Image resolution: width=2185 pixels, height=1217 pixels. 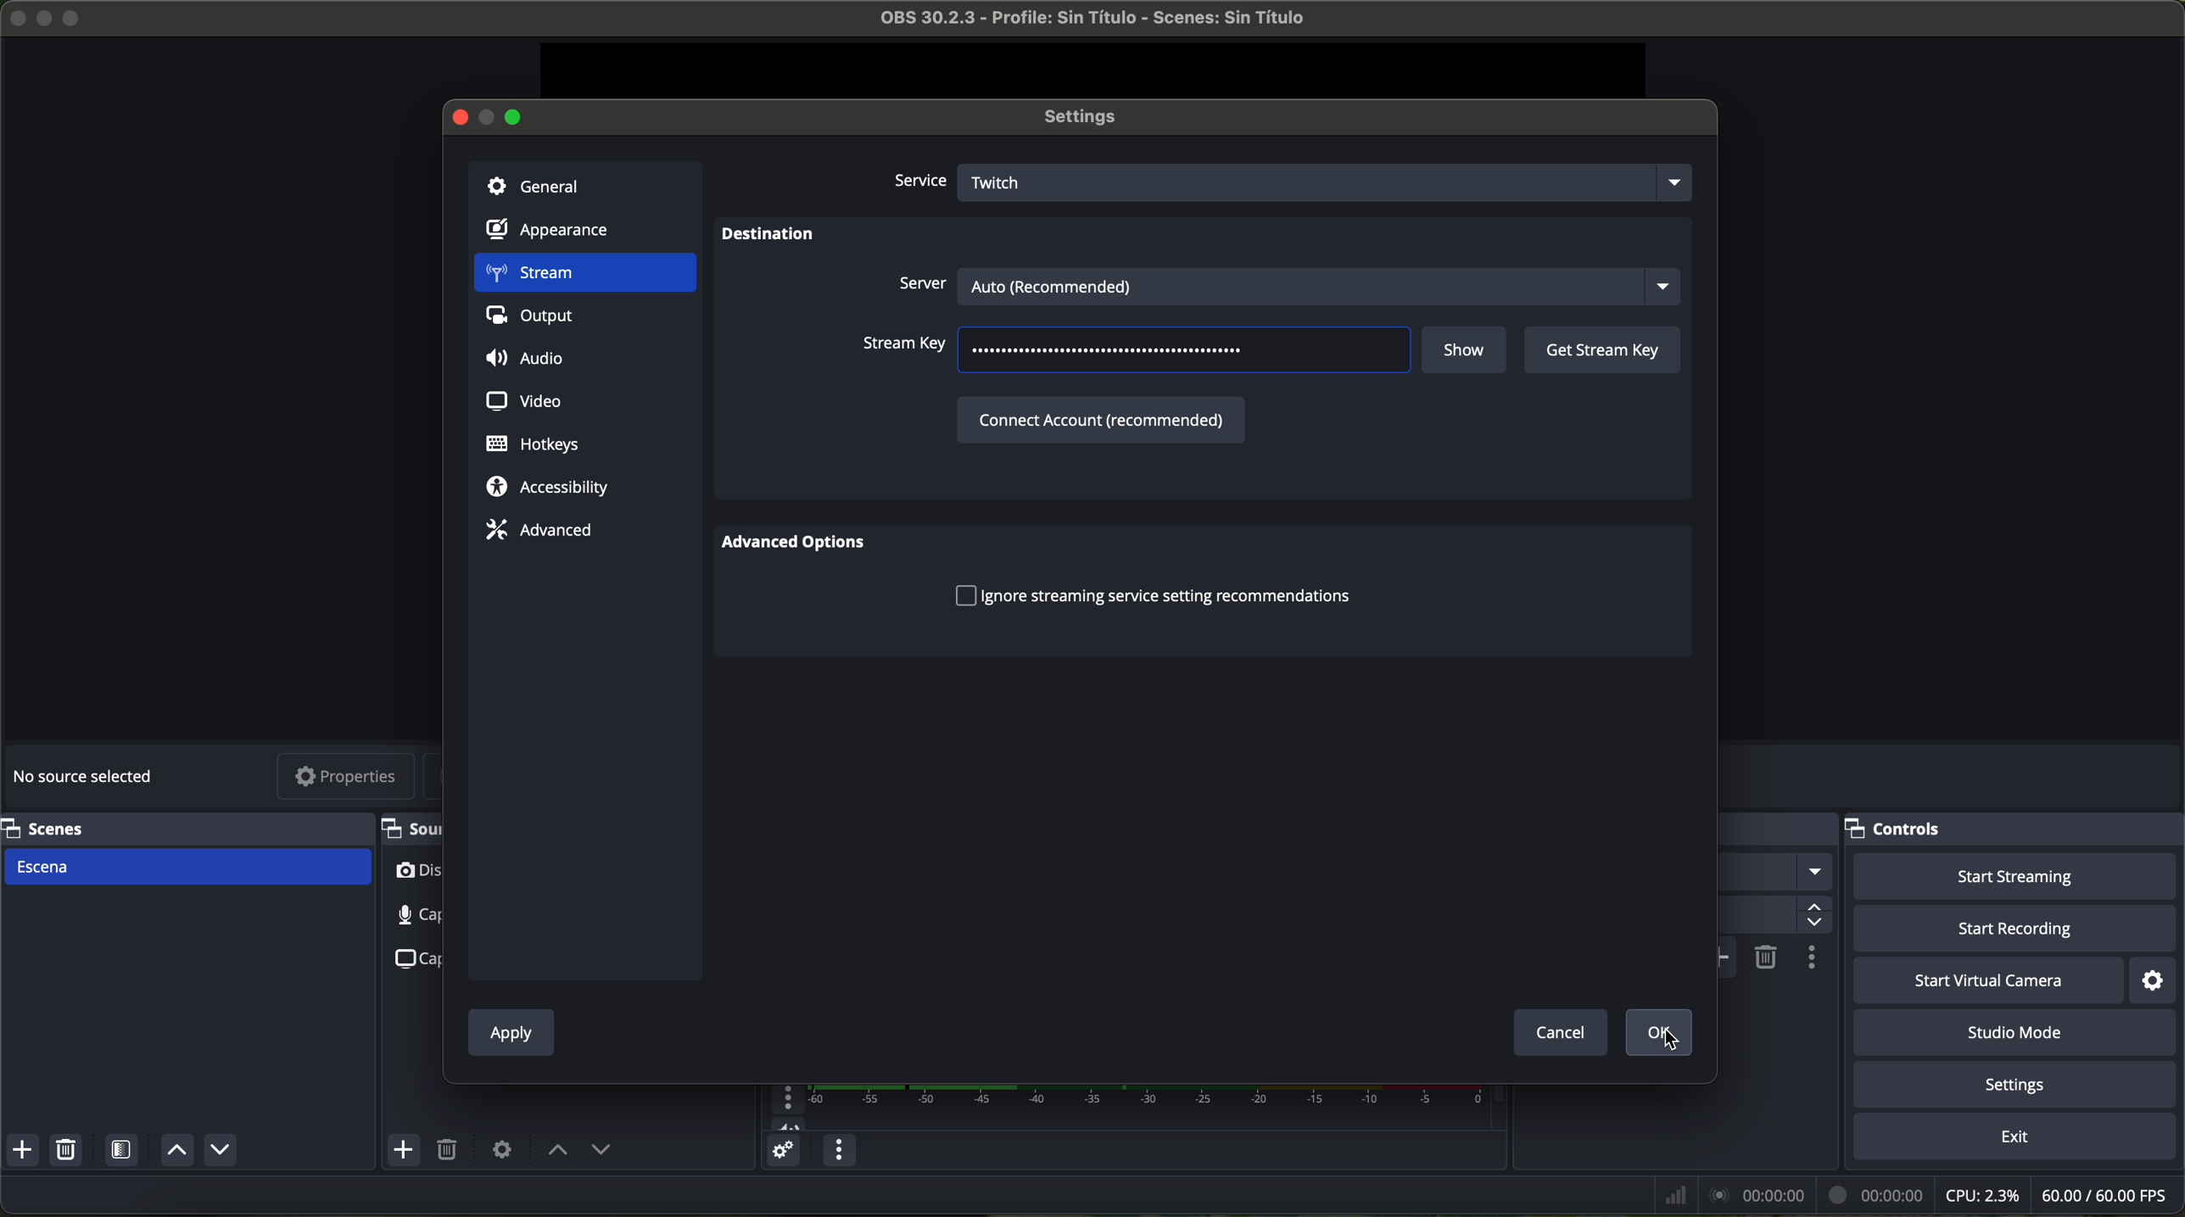 I want to click on ignore streaming service setting recommendations, so click(x=1153, y=598).